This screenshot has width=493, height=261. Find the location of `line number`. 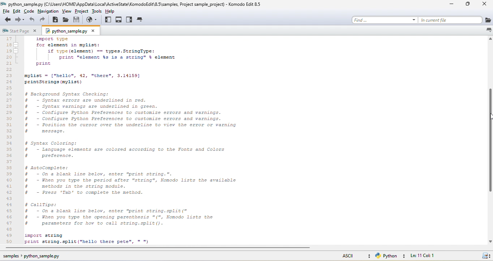

line number is located at coordinates (10, 140).